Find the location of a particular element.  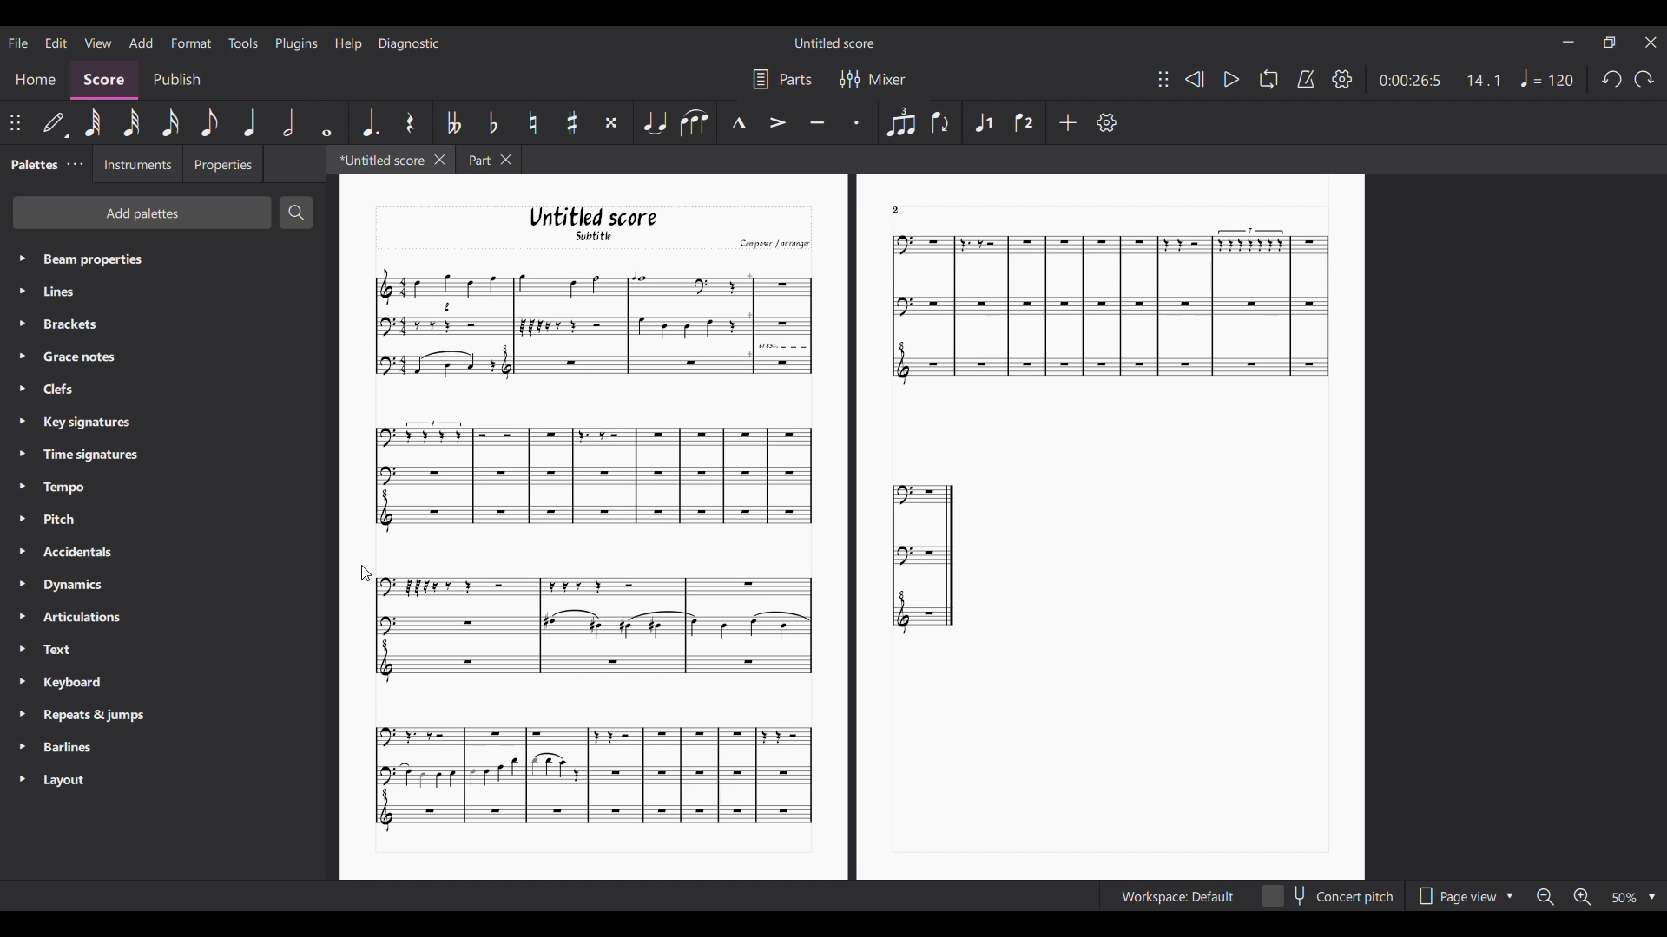

Redo is located at coordinates (1644, 79).